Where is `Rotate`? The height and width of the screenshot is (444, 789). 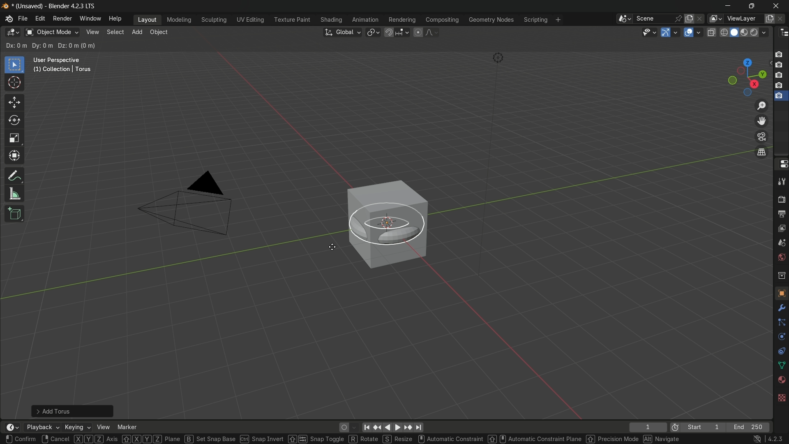 Rotate is located at coordinates (363, 439).